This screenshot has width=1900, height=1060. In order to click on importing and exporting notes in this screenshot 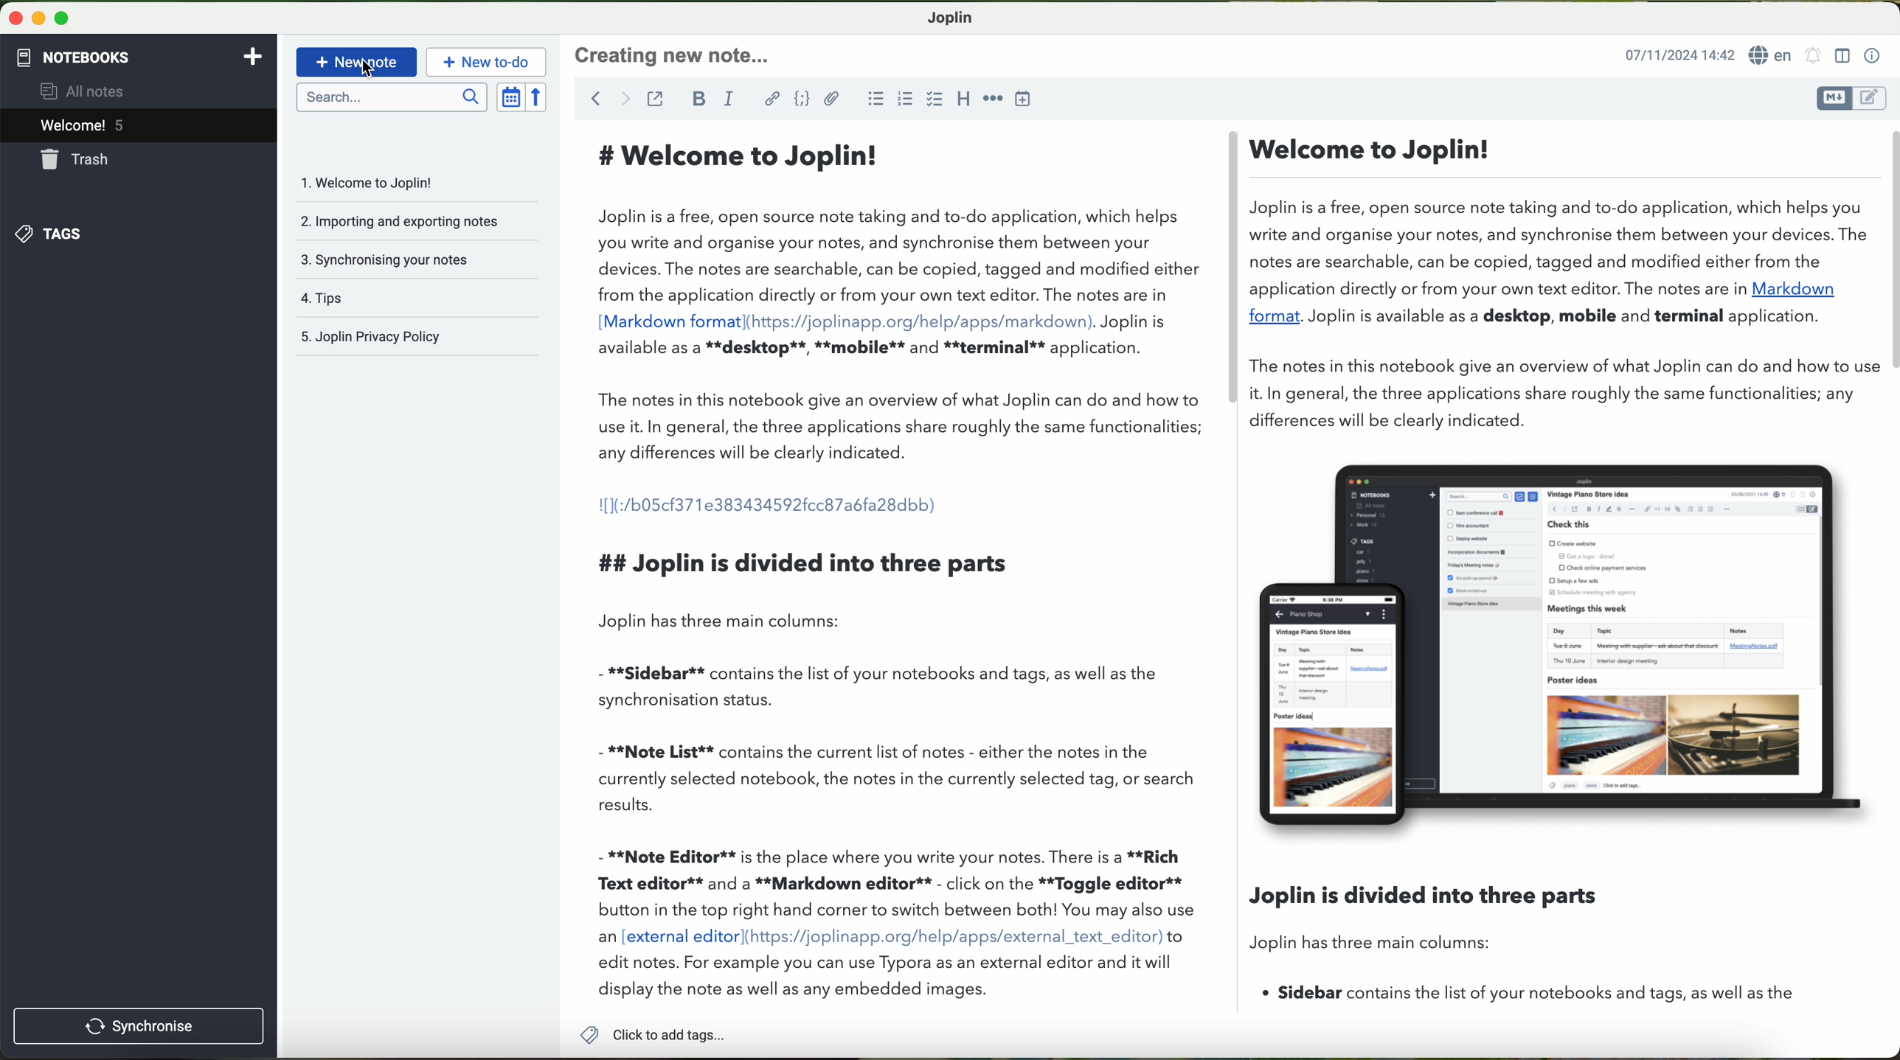, I will do `click(415, 220)`.